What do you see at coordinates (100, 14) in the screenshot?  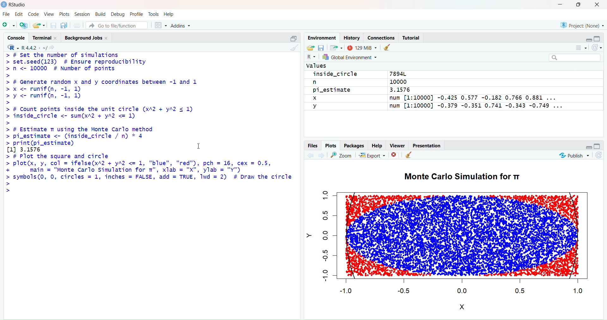 I see `Build` at bounding box center [100, 14].